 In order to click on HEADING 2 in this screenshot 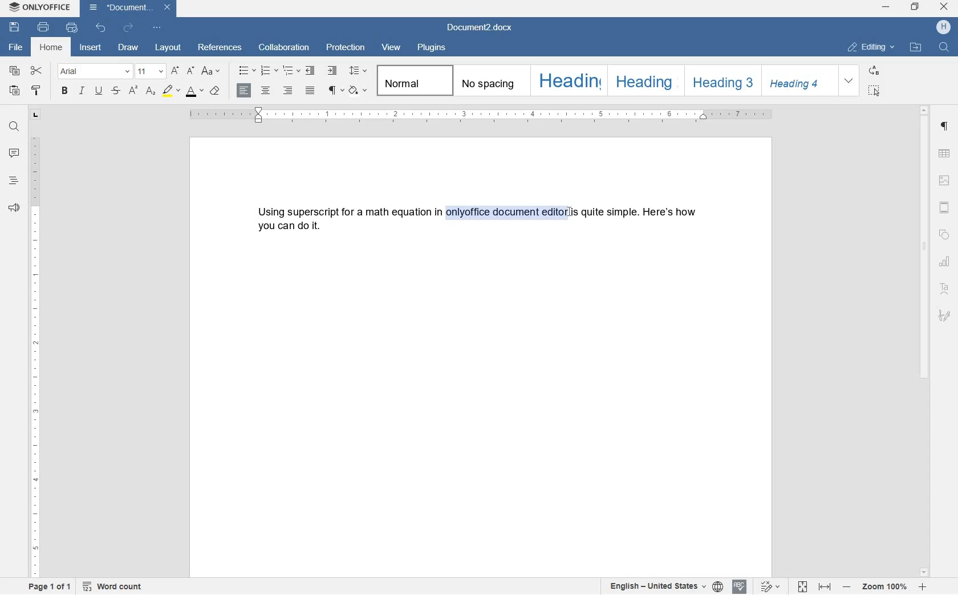, I will do `click(643, 80)`.